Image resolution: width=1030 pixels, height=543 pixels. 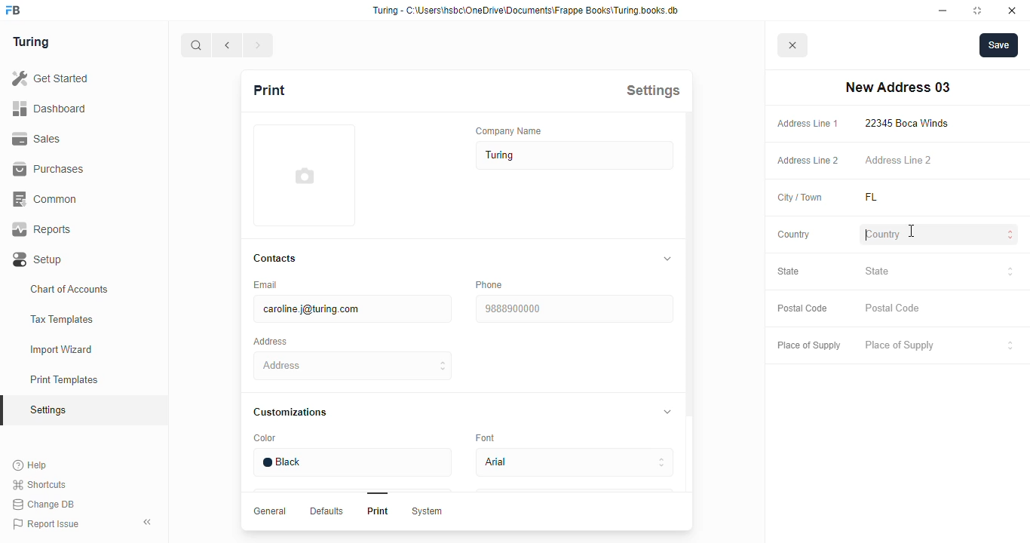 What do you see at coordinates (688, 321) in the screenshot?
I see `scroll bar` at bounding box center [688, 321].